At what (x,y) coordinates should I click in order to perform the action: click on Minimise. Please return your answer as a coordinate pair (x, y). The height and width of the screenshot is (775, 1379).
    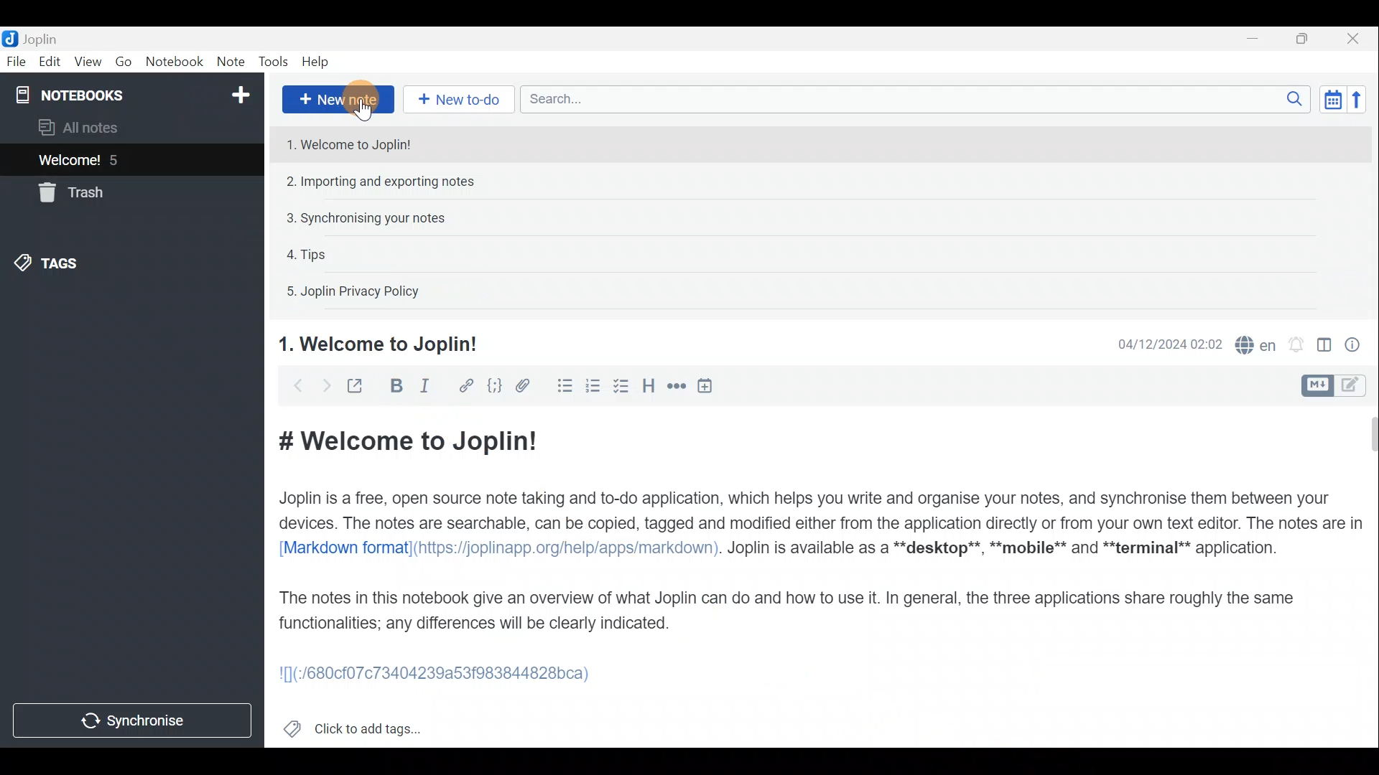
    Looking at the image, I should click on (1255, 38).